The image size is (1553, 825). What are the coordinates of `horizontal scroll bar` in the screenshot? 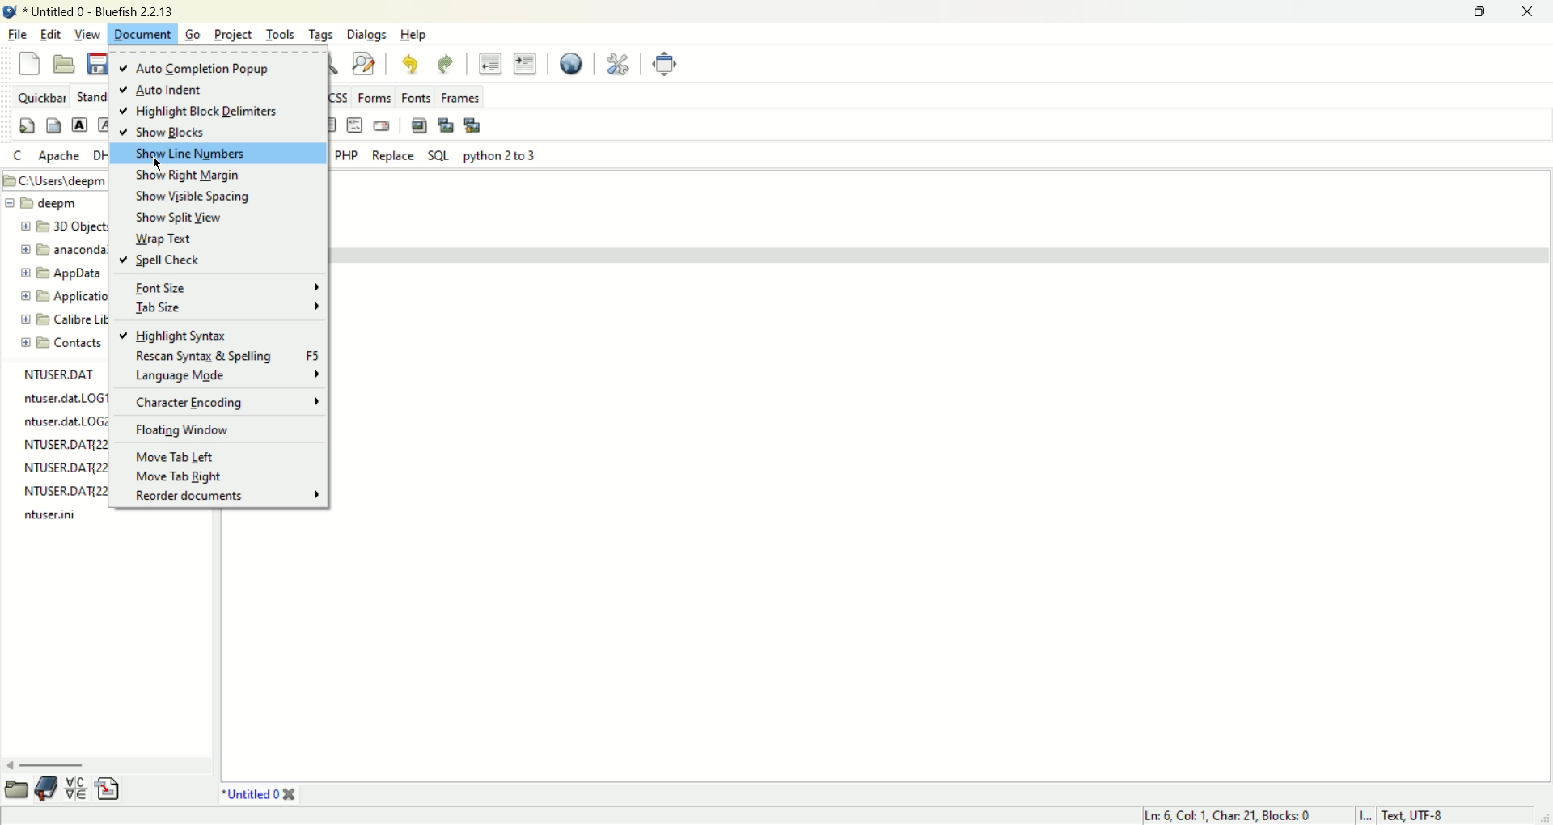 It's located at (104, 766).